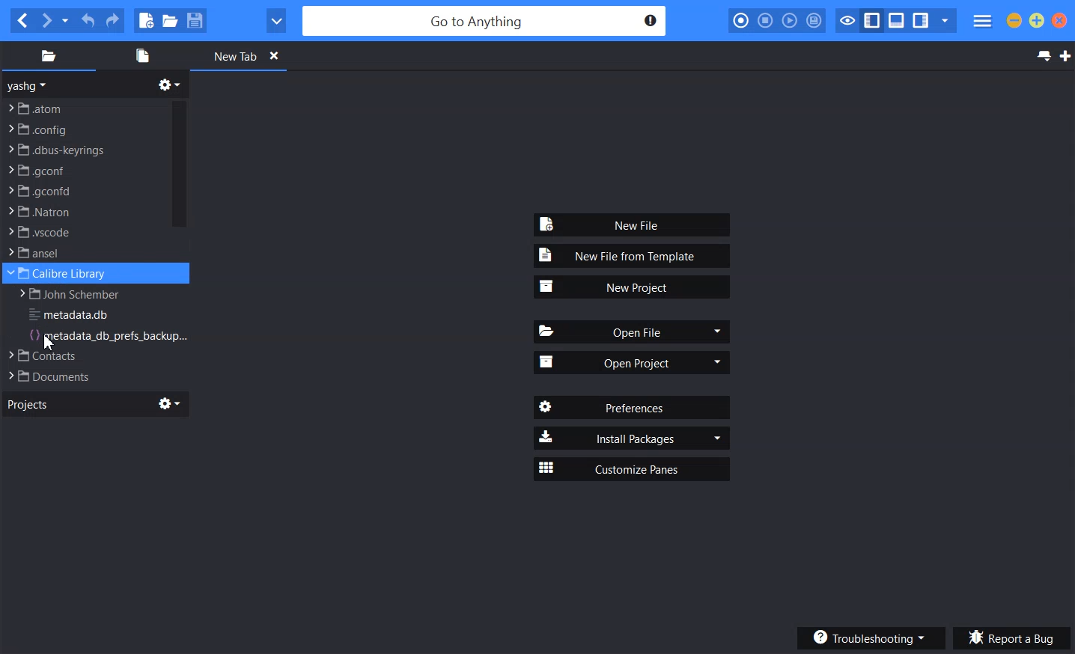 This screenshot has height=654, width=1075. I want to click on Stop recording macro, so click(765, 21).